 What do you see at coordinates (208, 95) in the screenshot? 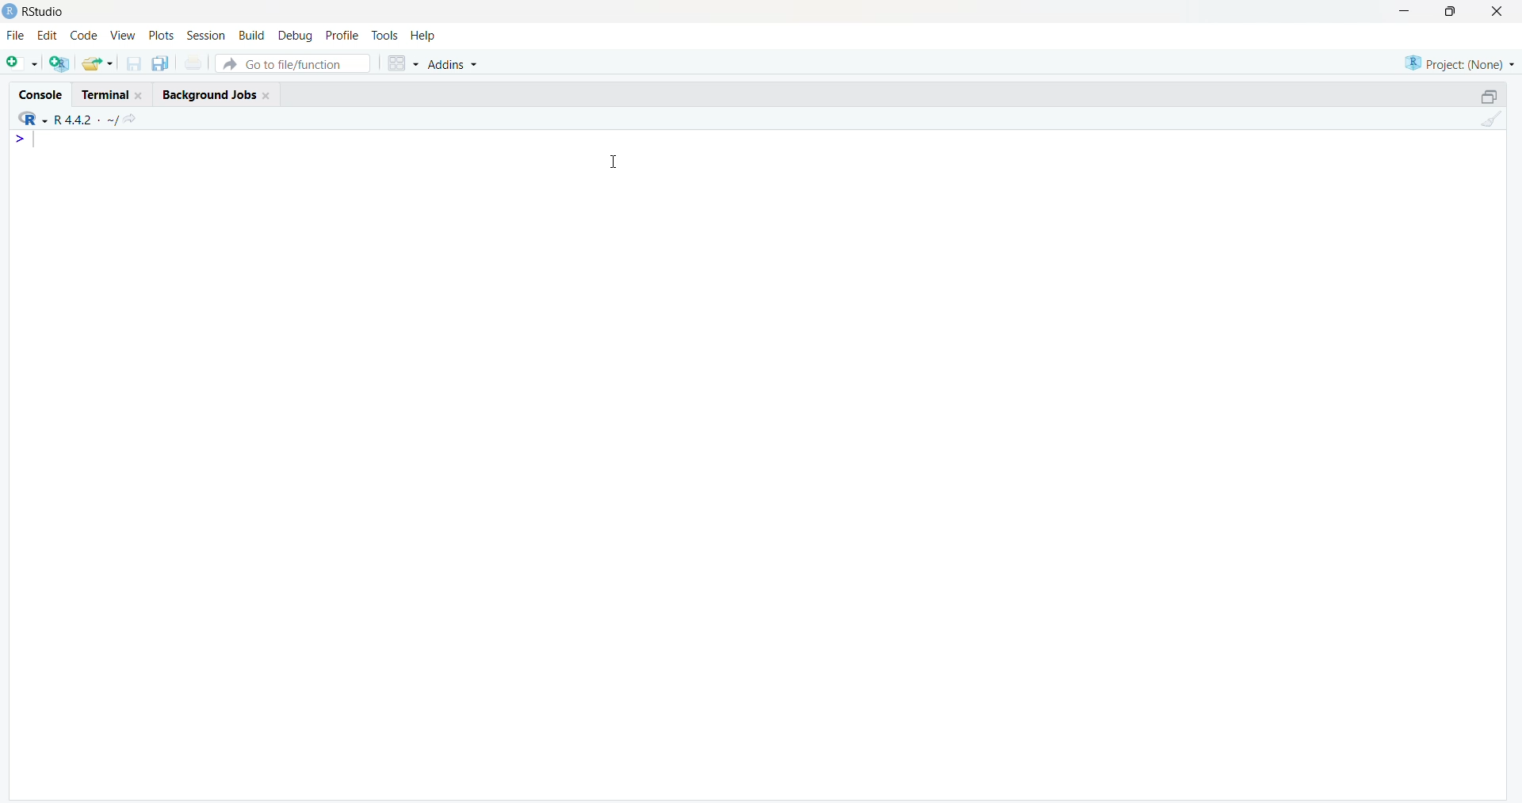
I see `Background jobs` at bounding box center [208, 95].